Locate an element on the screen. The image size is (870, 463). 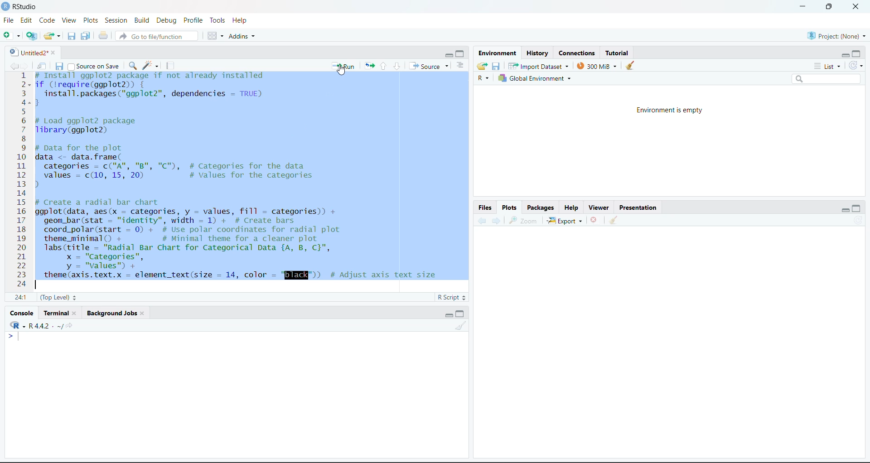
viewer  is located at coordinates (600, 207).